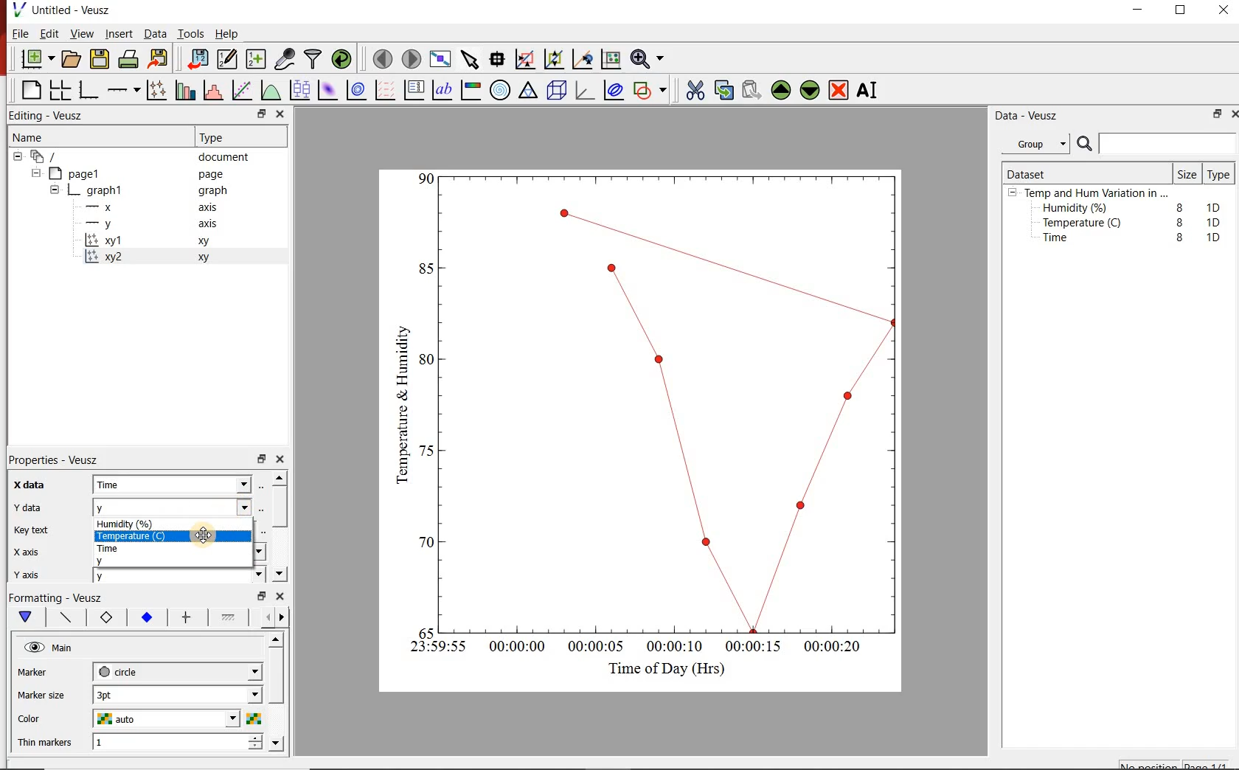 The height and width of the screenshot is (770, 1239). What do you see at coordinates (1013, 195) in the screenshot?
I see `hide sub menu` at bounding box center [1013, 195].